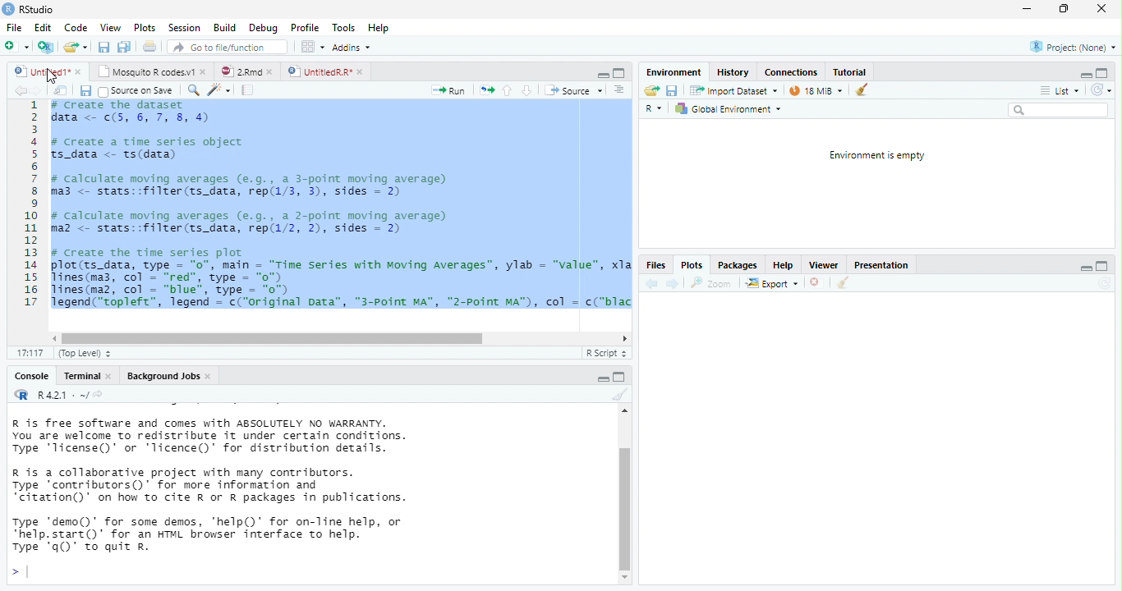 Image resolution: width=1122 pixels, height=591 pixels. I want to click on show in window, so click(62, 90).